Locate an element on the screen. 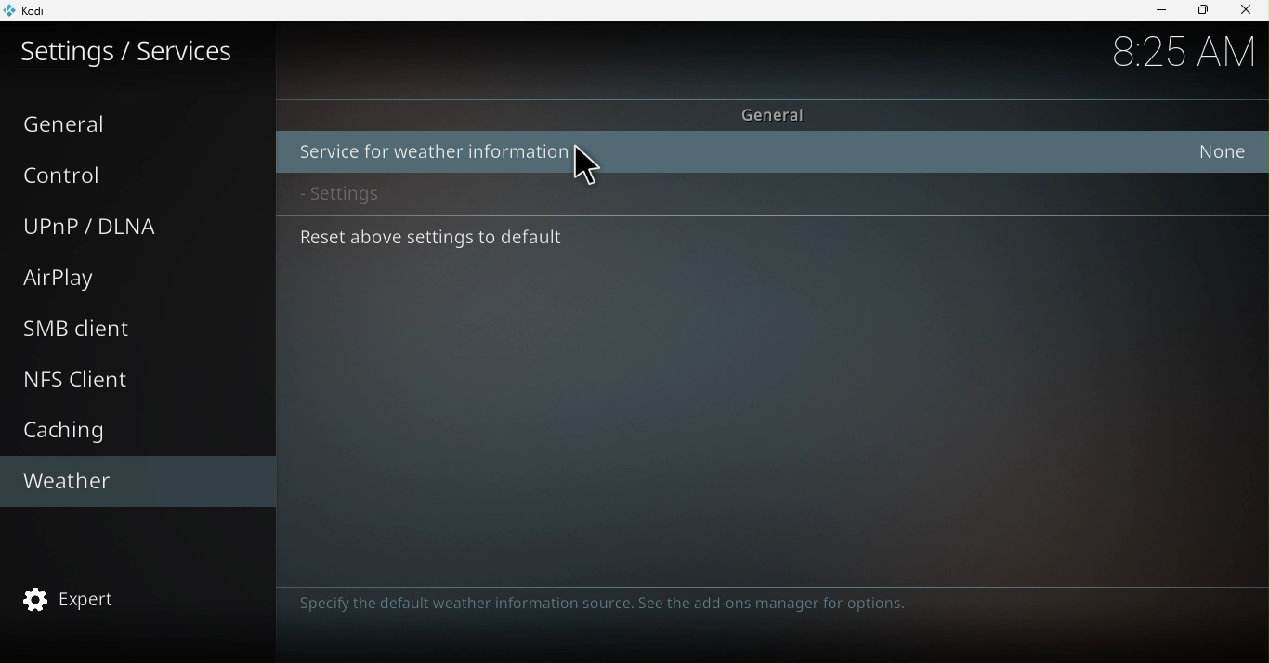  Caching is located at coordinates (131, 430).